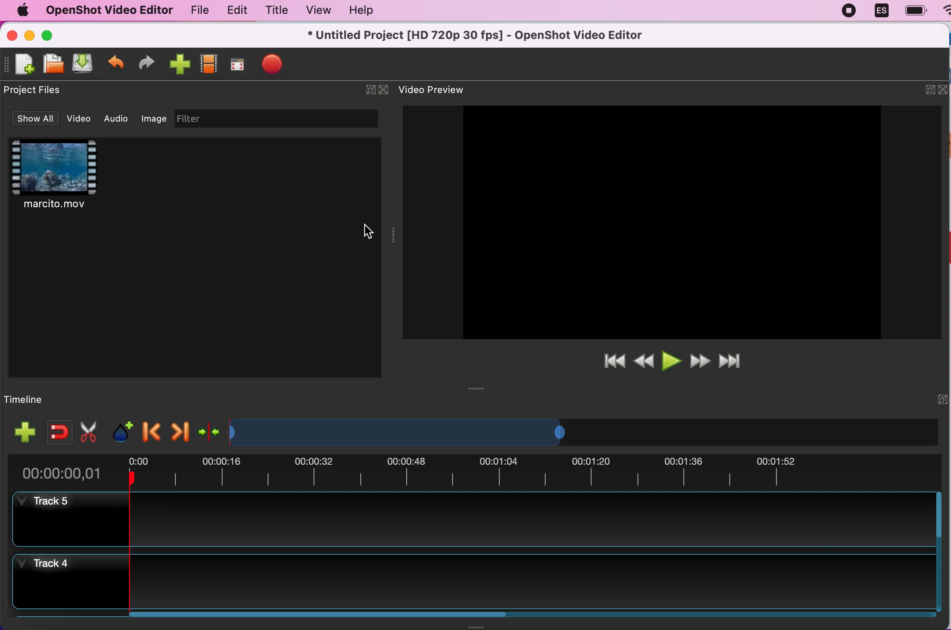 This screenshot has width=951, height=630. Describe the element at coordinates (476, 520) in the screenshot. I see `track 5` at that location.